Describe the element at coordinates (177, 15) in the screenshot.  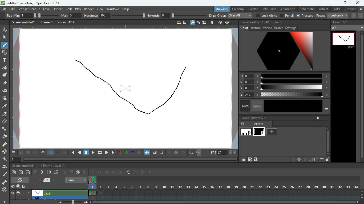
I see `smooth` at that location.